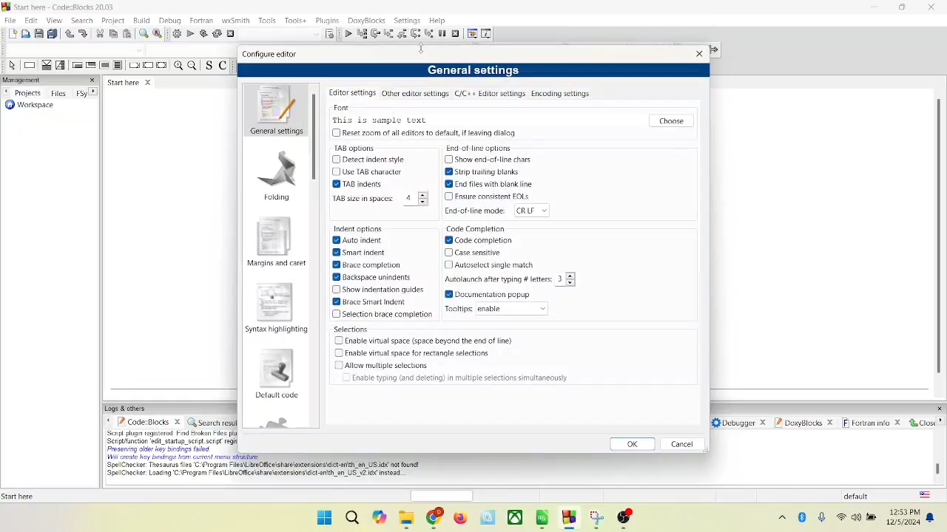 The width and height of the screenshot is (947, 532). Describe the element at coordinates (377, 200) in the screenshot. I see `TAB size` at that location.